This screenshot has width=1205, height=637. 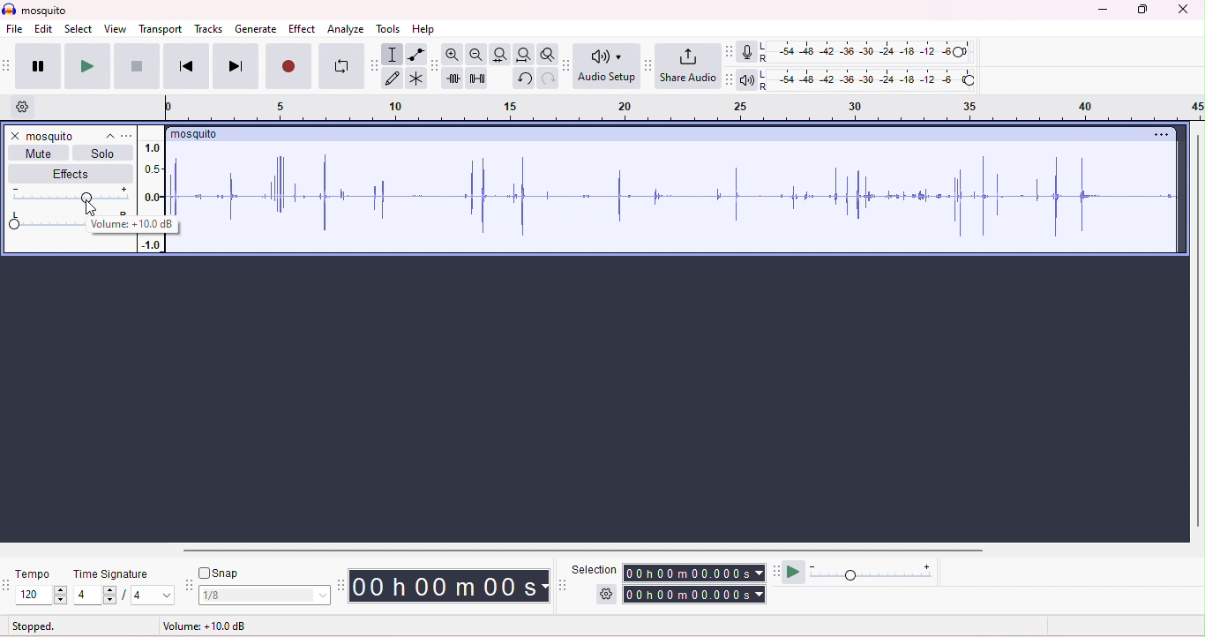 I want to click on draw, so click(x=394, y=79).